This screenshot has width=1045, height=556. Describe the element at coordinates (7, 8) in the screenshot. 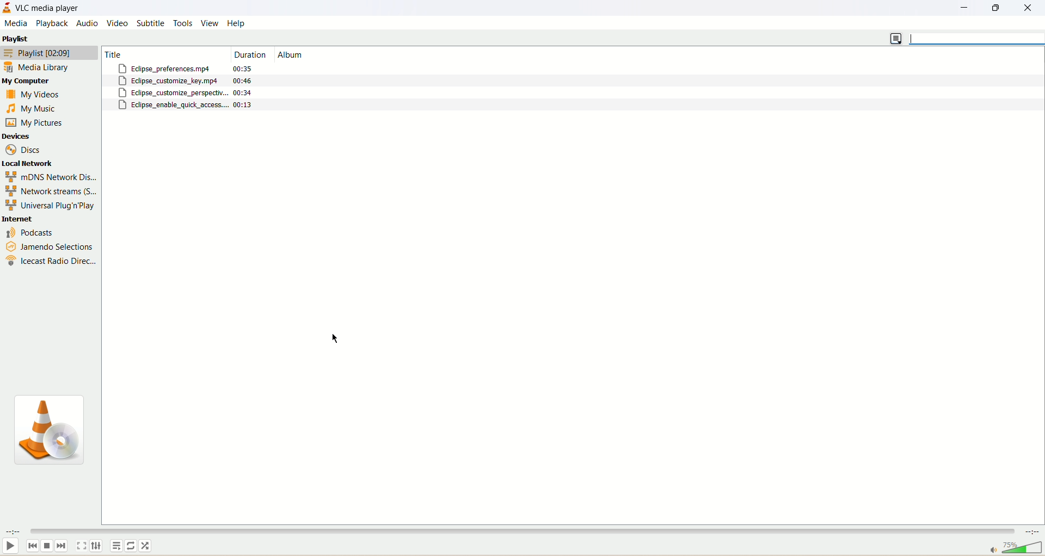

I see `application icon` at that location.